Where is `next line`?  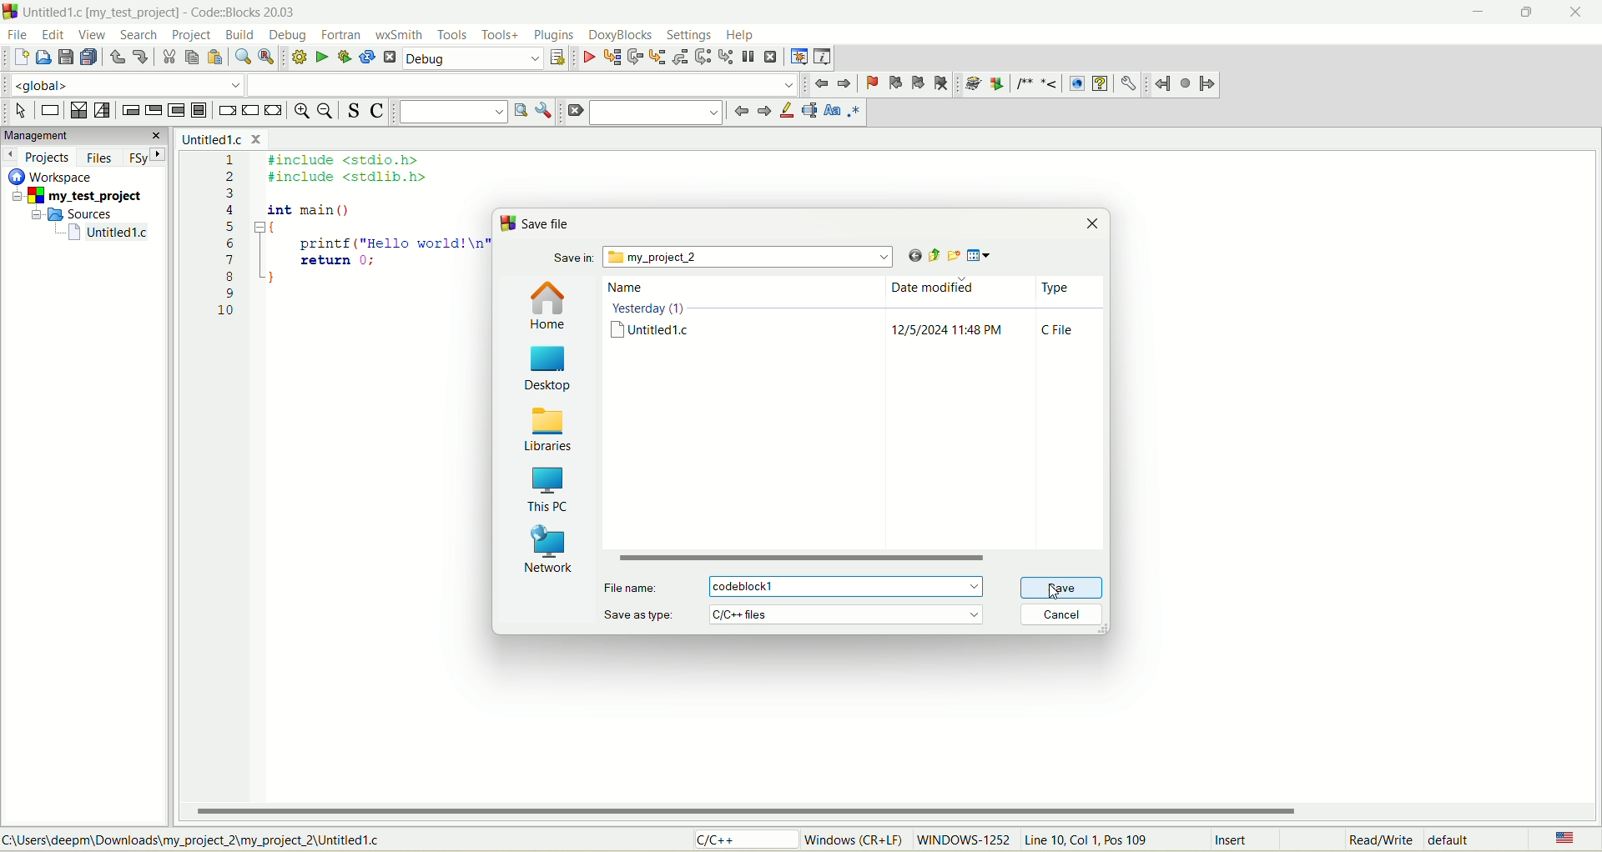
next line is located at coordinates (633, 58).